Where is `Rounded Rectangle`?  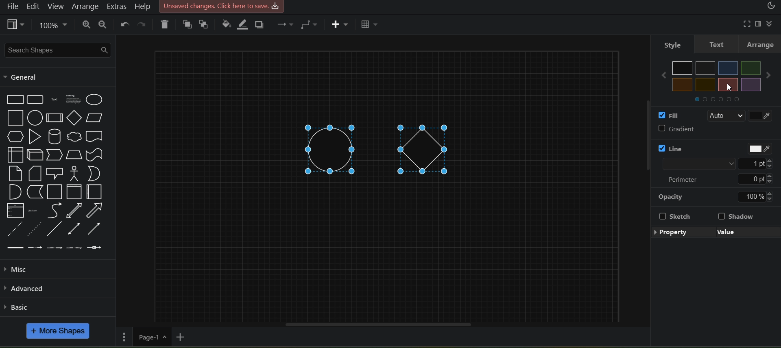
Rounded Rectangle is located at coordinates (36, 100).